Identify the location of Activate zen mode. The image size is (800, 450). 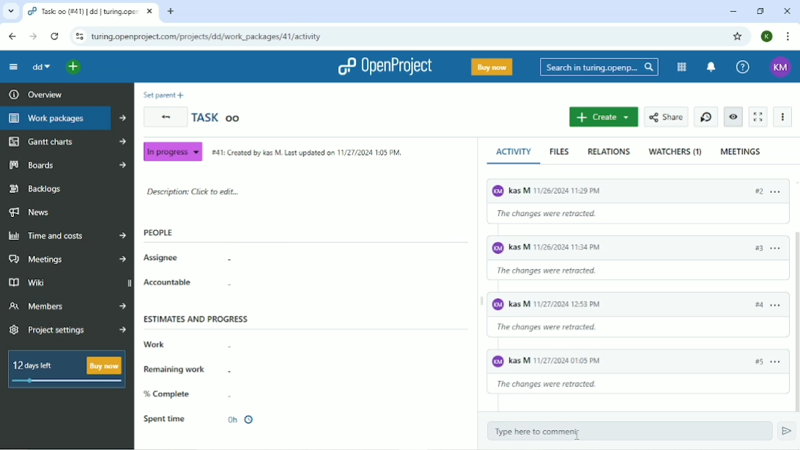
(760, 117).